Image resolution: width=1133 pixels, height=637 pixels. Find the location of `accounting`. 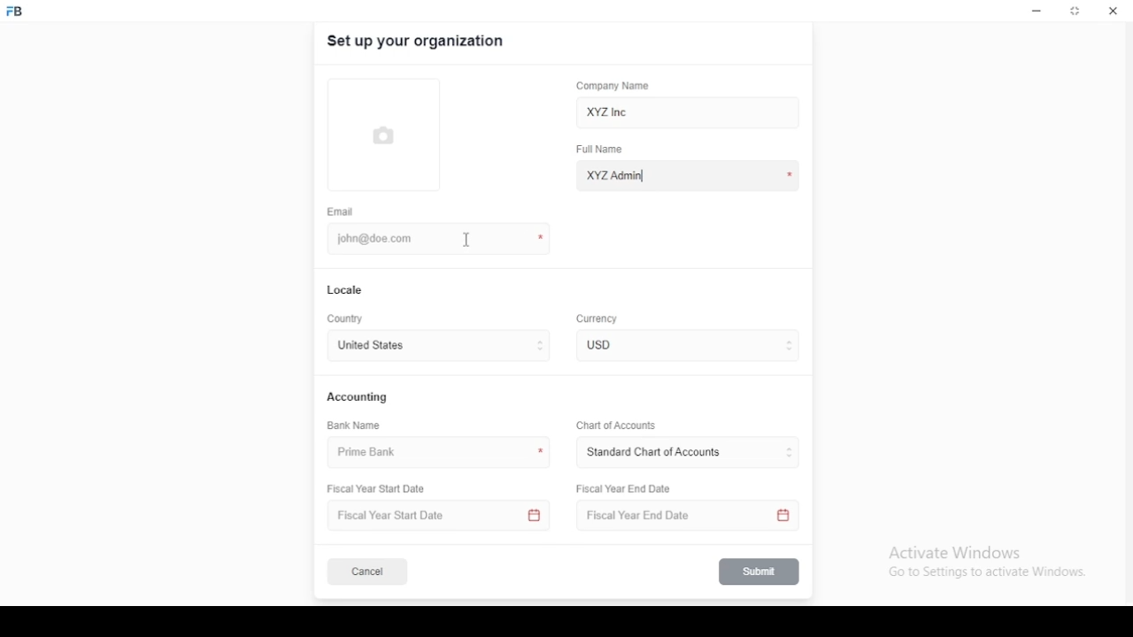

accounting is located at coordinates (358, 396).